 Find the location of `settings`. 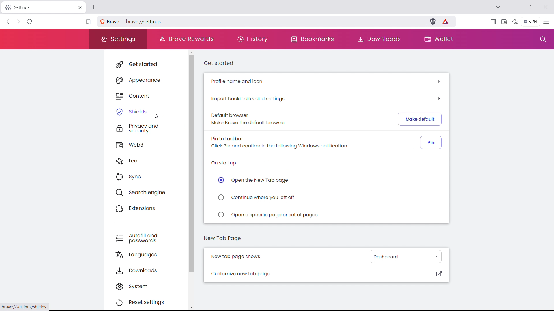

settings is located at coordinates (117, 39).